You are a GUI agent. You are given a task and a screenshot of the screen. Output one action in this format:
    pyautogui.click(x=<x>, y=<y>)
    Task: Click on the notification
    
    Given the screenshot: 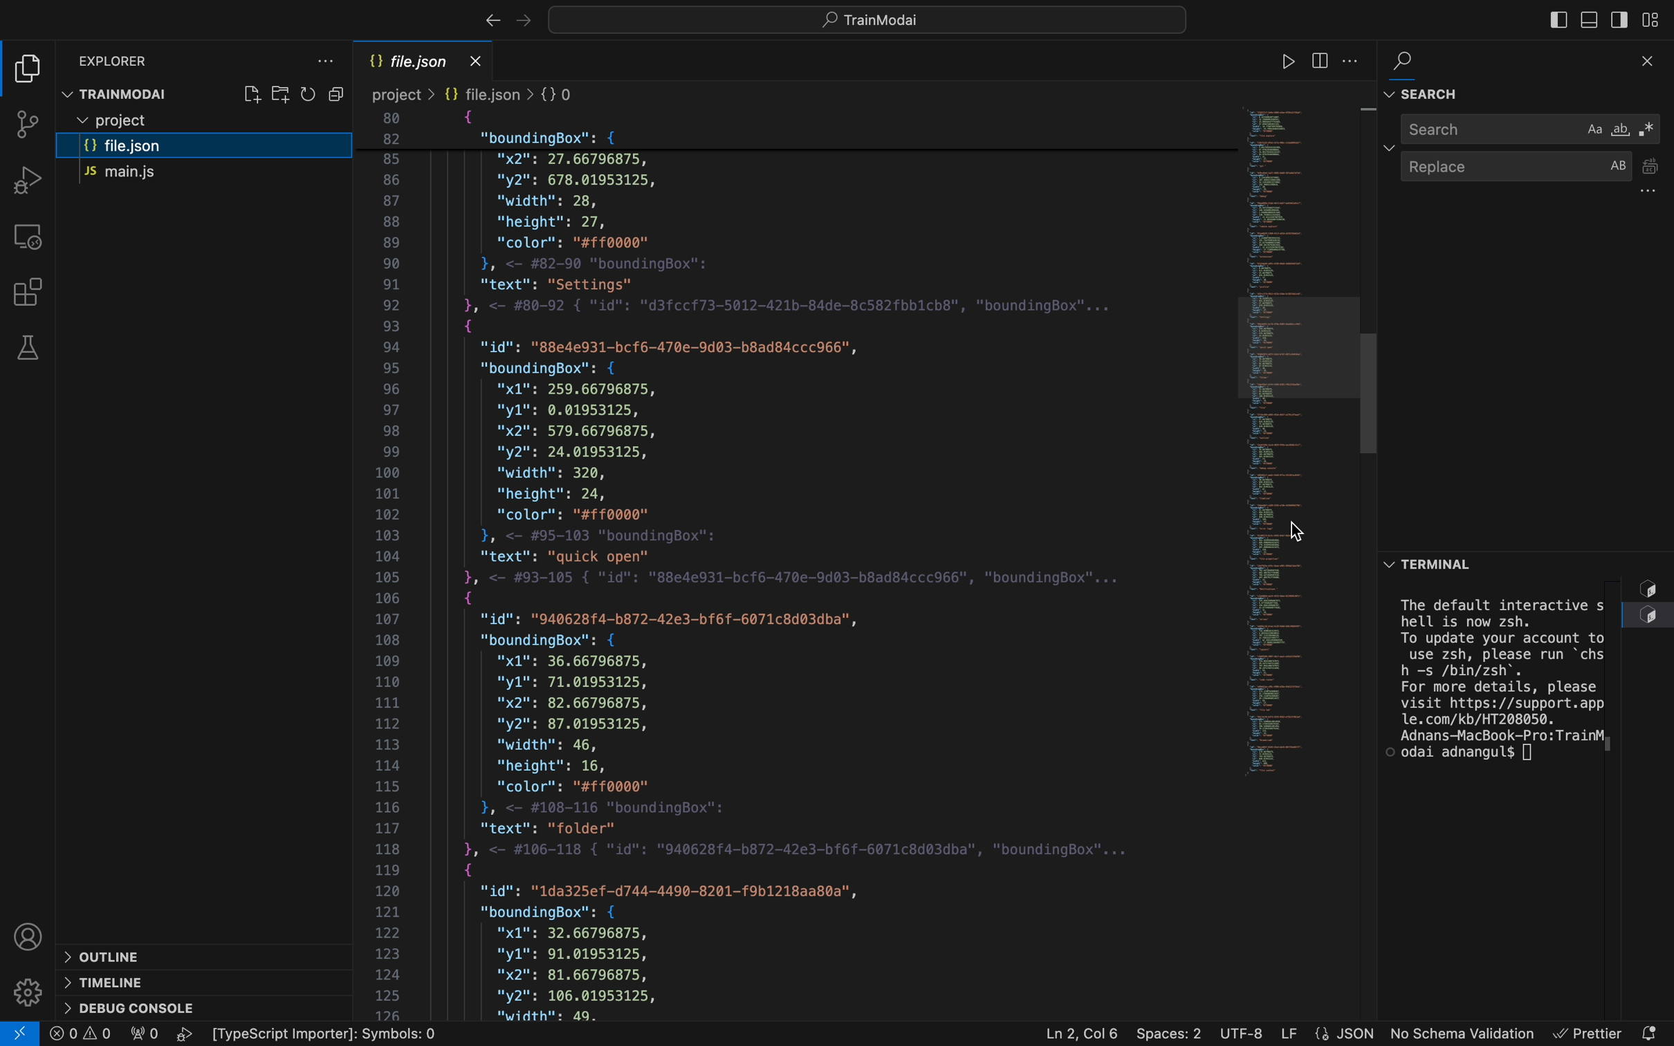 What is the action you would take?
    pyautogui.click(x=1651, y=1028)
    